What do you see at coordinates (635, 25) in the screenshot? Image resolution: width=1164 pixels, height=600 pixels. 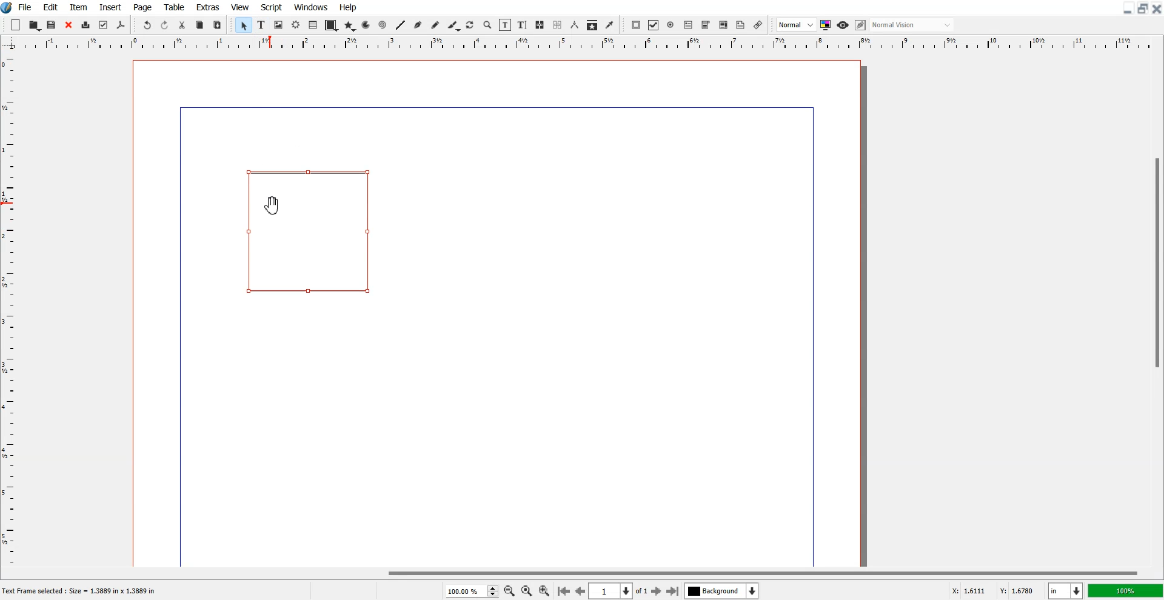 I see `PDF Push button ` at bounding box center [635, 25].